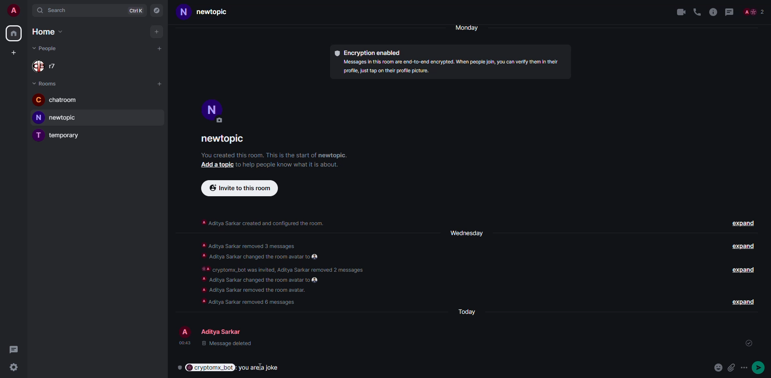 The height and width of the screenshot is (378, 771). Describe the element at coordinates (369, 53) in the screenshot. I see `encryption enabled` at that location.